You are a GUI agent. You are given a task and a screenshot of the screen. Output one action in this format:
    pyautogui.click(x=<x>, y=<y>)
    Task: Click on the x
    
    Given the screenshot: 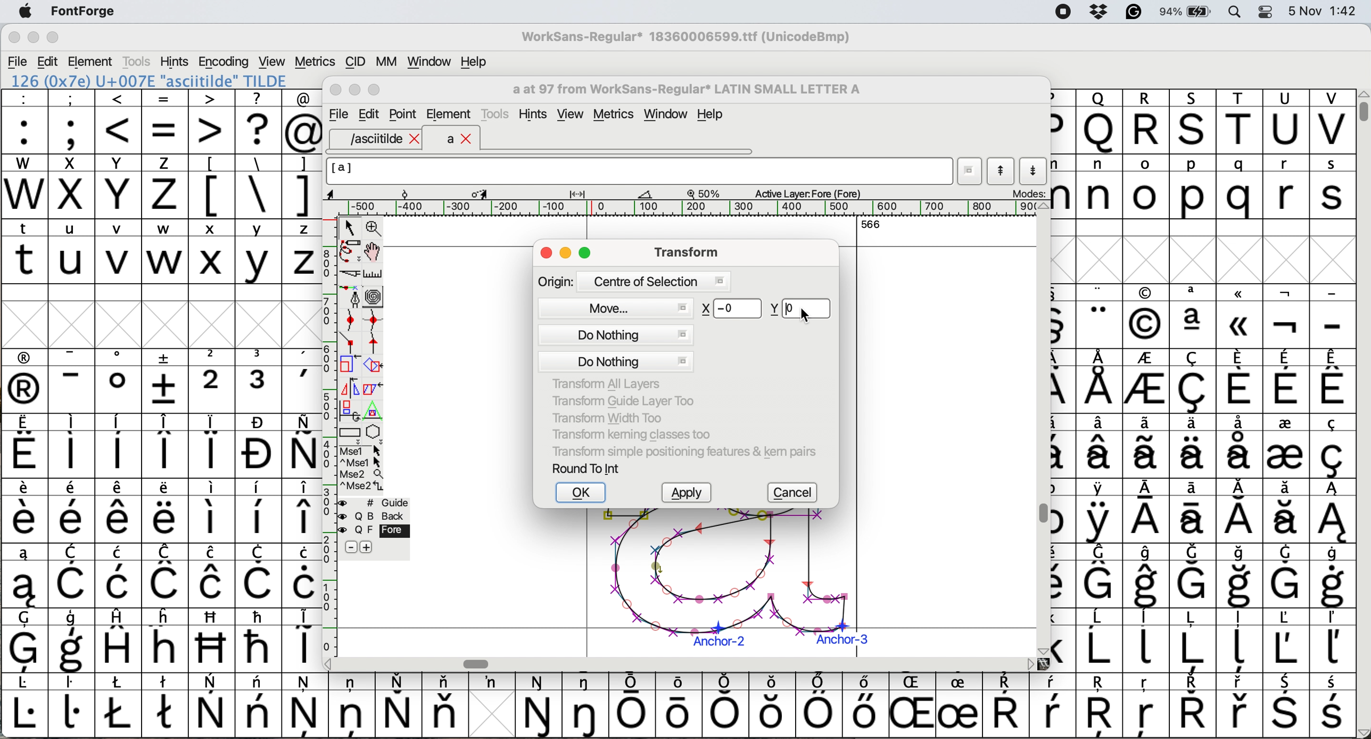 What is the action you would take?
    pyautogui.click(x=71, y=186)
    